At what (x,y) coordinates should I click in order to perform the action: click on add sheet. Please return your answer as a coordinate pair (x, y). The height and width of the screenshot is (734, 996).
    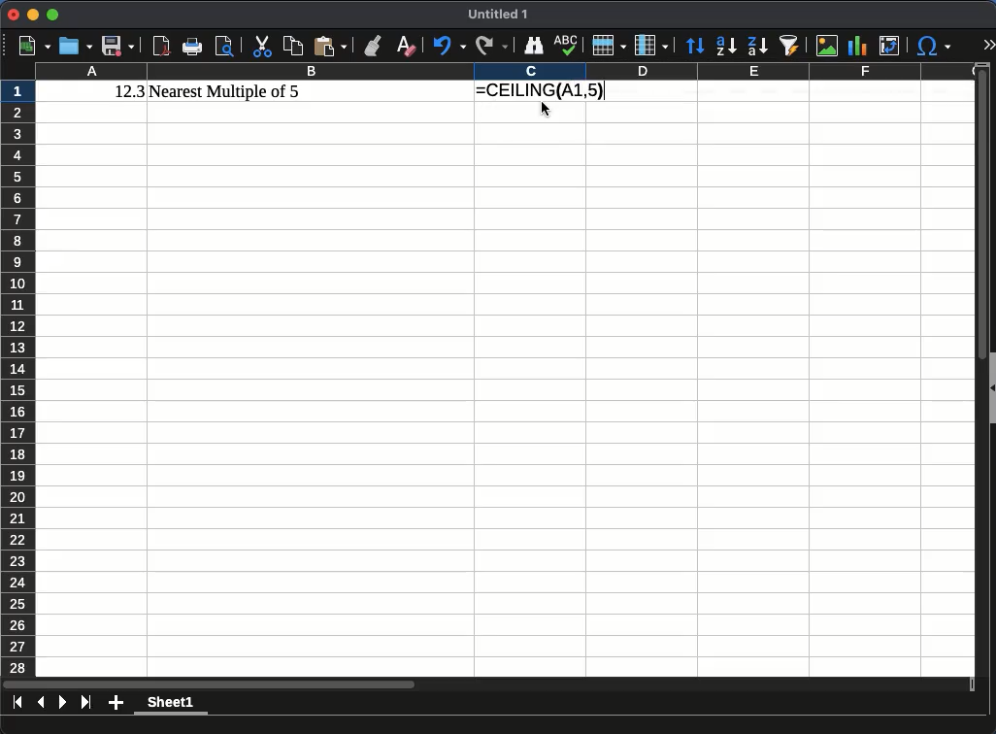
    Looking at the image, I should click on (116, 703).